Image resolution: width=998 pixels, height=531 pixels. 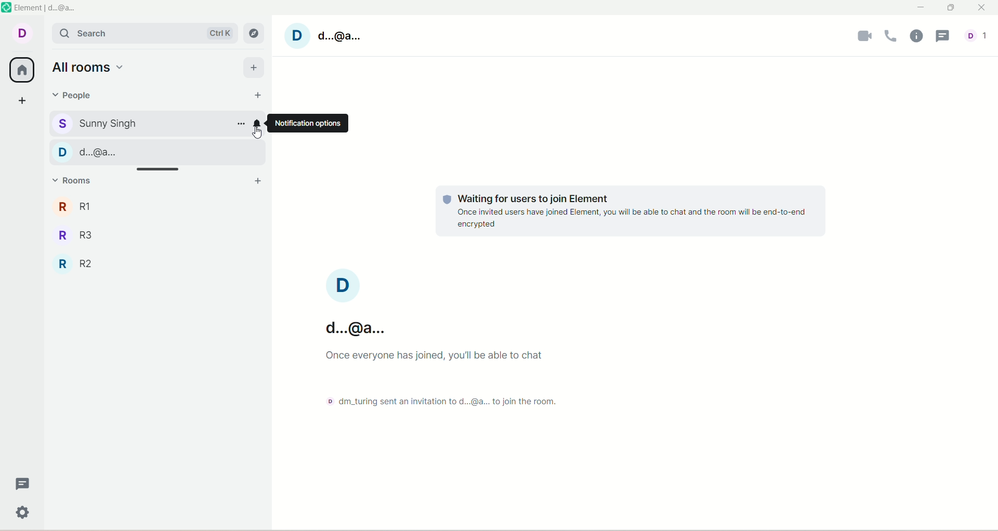 I want to click on close, so click(x=984, y=7).